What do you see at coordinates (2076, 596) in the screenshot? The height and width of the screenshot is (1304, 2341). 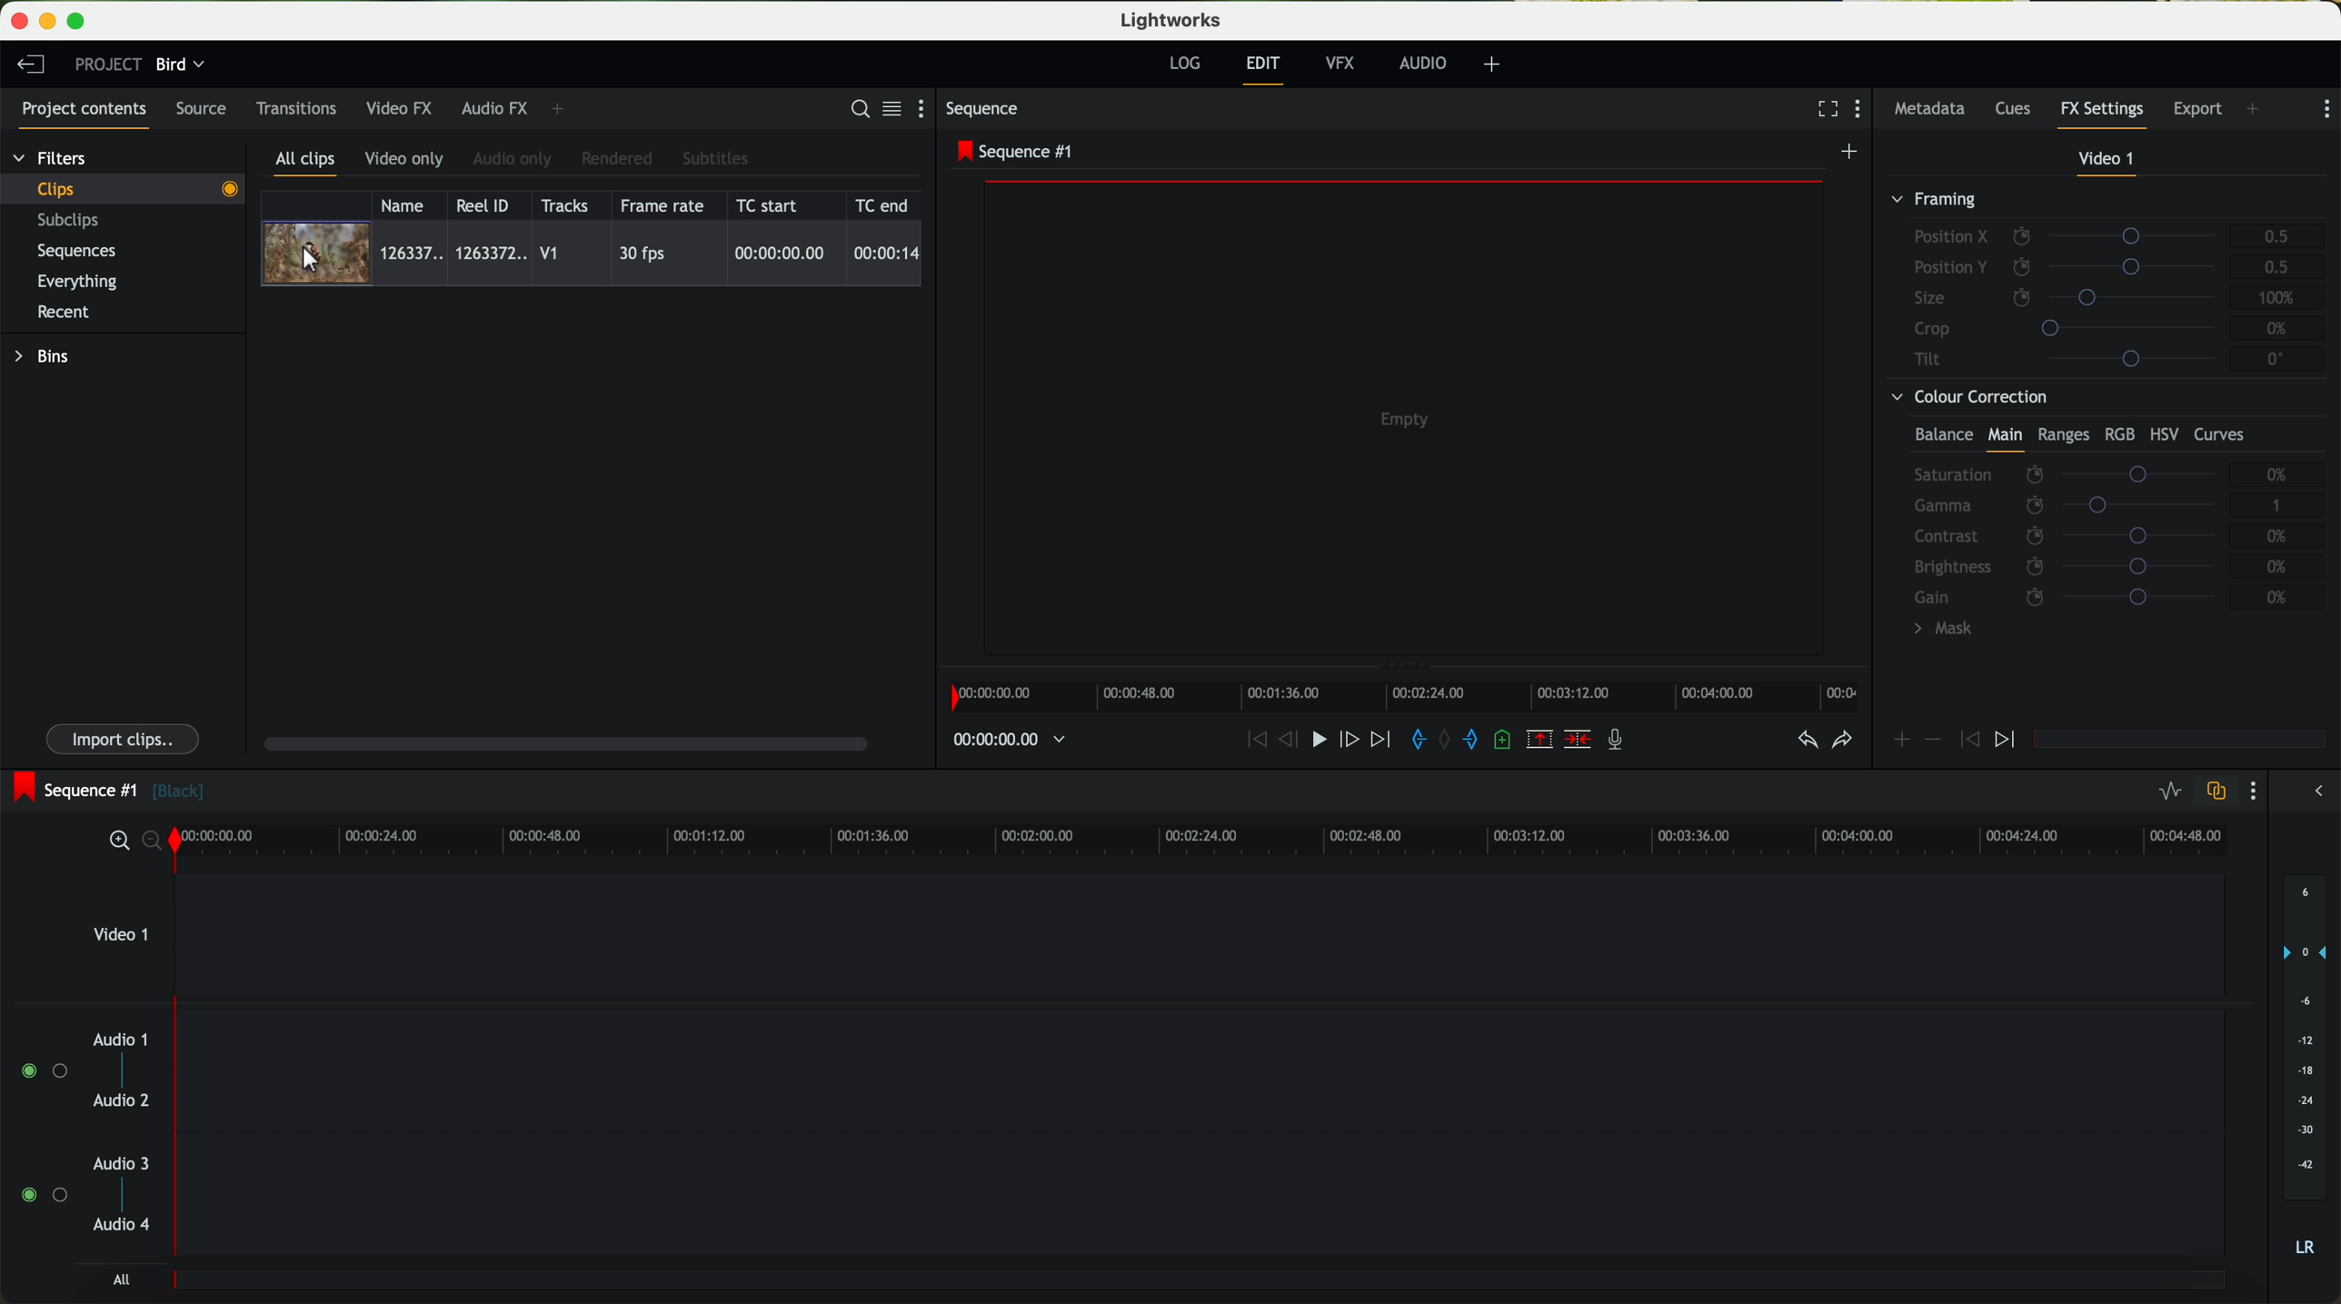 I see `gain` at bounding box center [2076, 596].